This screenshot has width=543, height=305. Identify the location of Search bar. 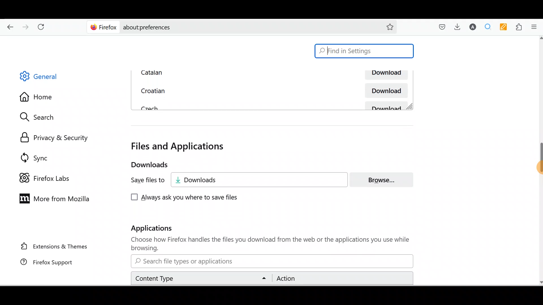
(271, 261).